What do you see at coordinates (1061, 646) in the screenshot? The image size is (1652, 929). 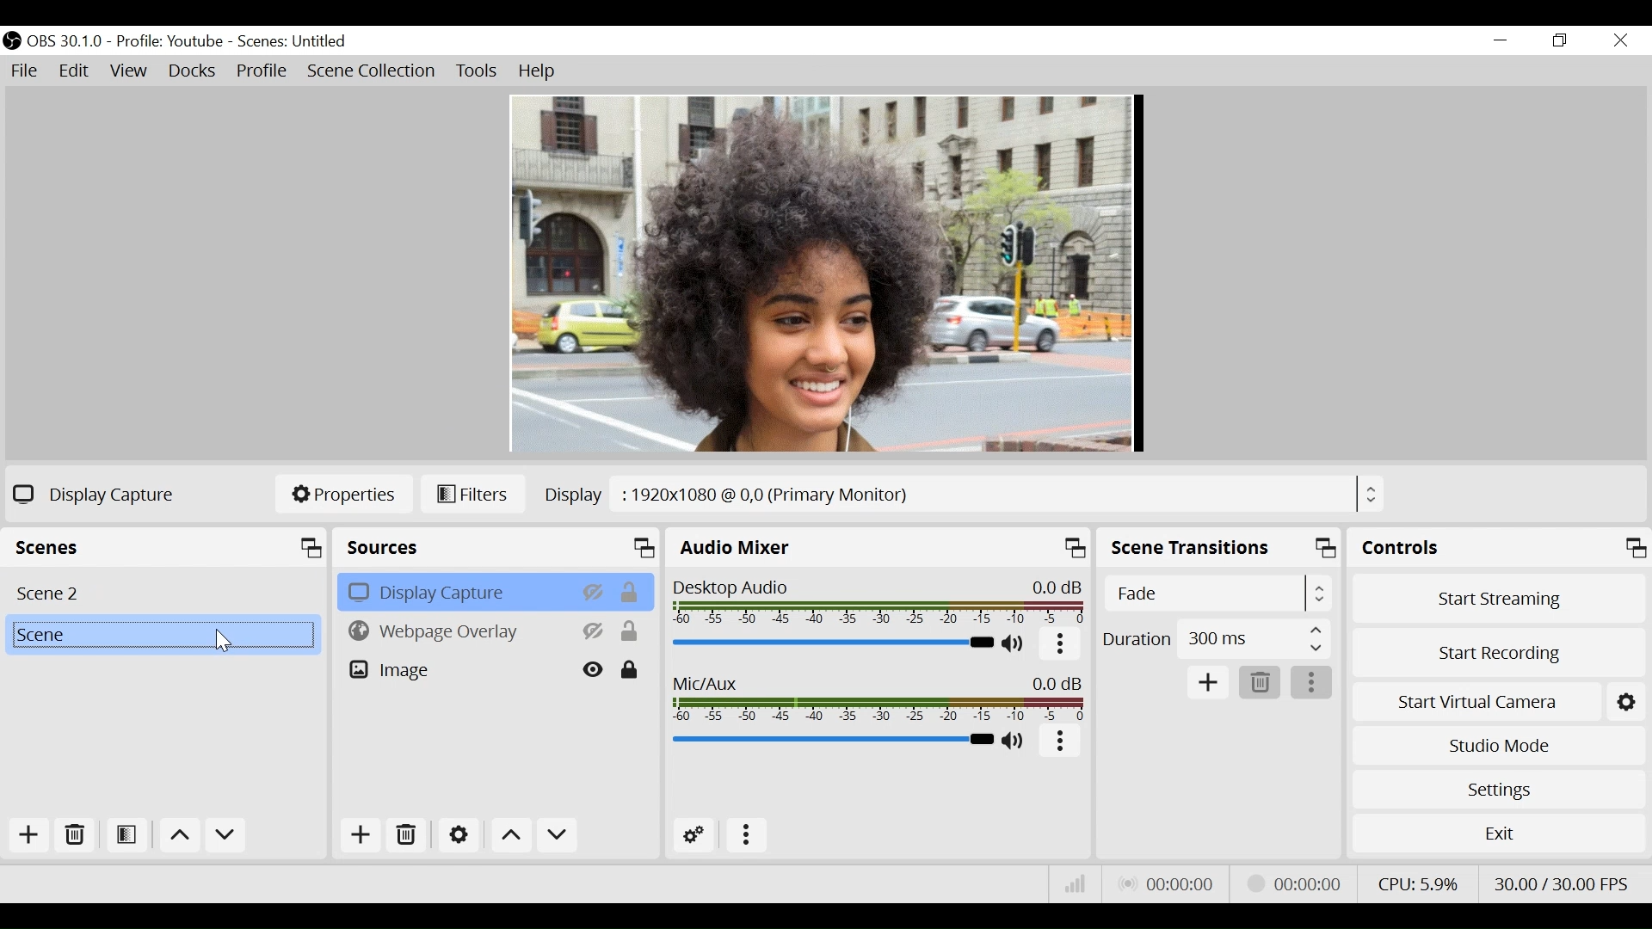 I see `More Options` at bounding box center [1061, 646].